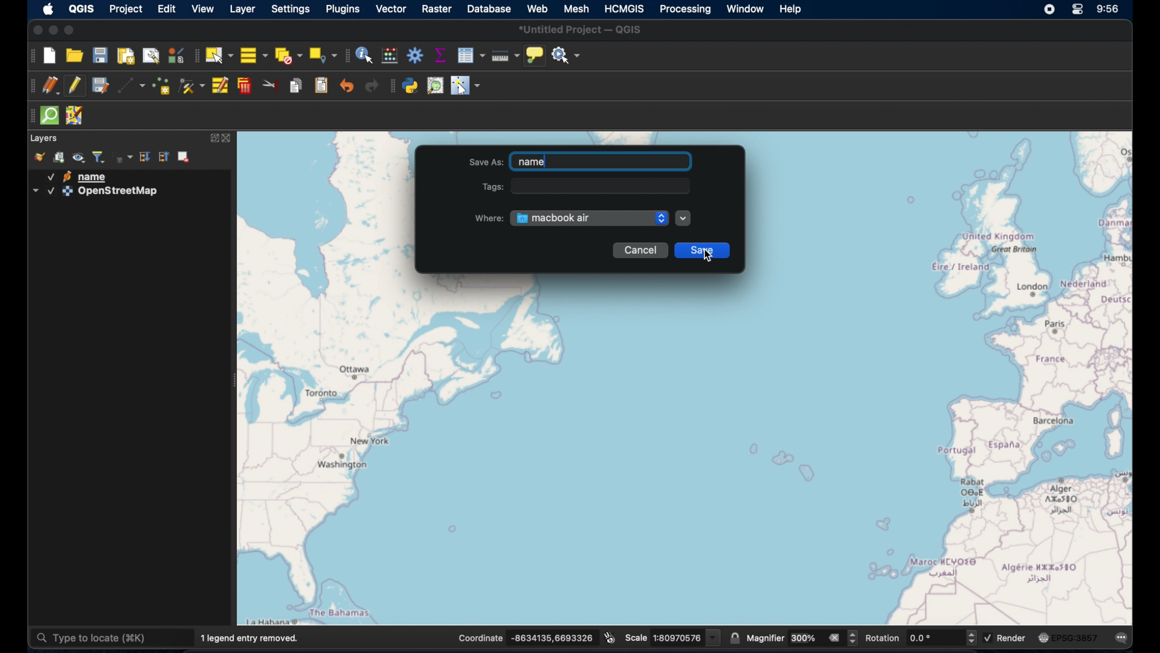  What do you see at coordinates (373, 88) in the screenshot?
I see `redo` at bounding box center [373, 88].